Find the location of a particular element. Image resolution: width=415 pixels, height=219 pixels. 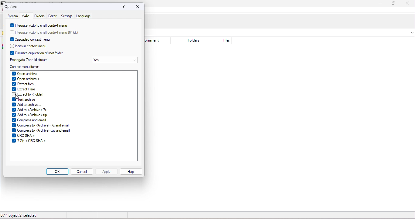

compress to <archive>.zip and email is located at coordinates (44, 130).